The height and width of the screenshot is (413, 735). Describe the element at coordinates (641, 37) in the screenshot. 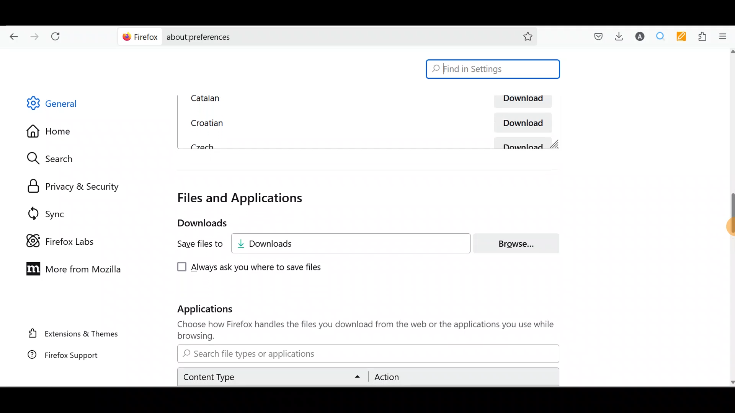

I see `Account` at that location.